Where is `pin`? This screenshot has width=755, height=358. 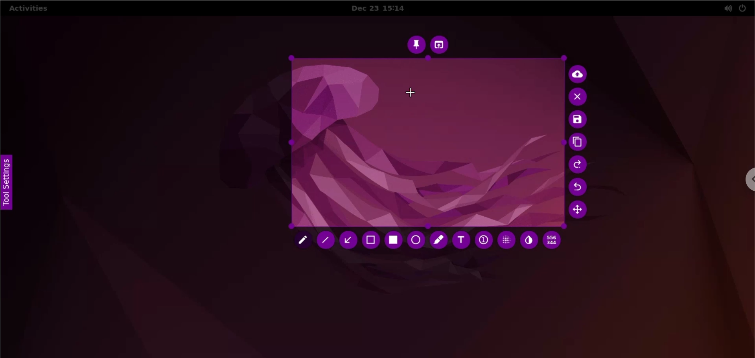 pin is located at coordinates (416, 45).